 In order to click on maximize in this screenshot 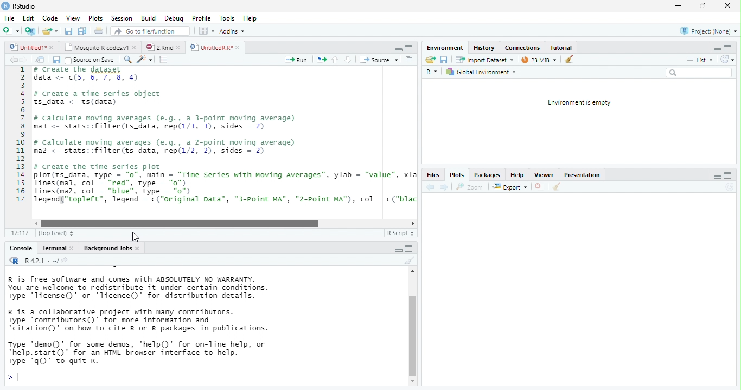, I will do `click(409, 48)`.